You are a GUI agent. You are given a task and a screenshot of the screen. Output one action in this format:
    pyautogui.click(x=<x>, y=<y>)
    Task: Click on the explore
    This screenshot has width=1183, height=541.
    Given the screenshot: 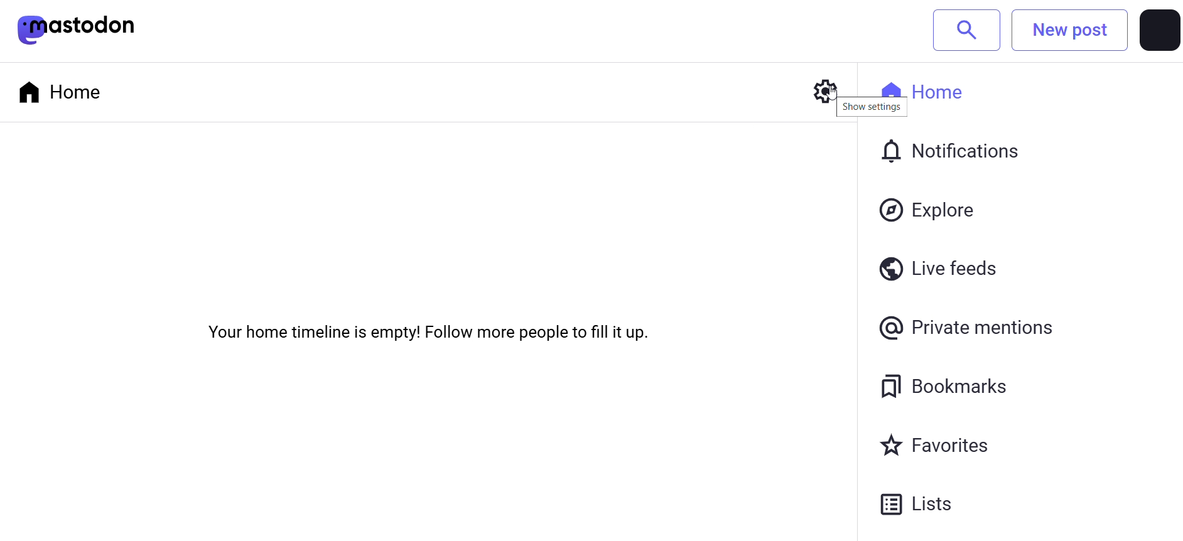 What is the action you would take?
    pyautogui.click(x=933, y=210)
    